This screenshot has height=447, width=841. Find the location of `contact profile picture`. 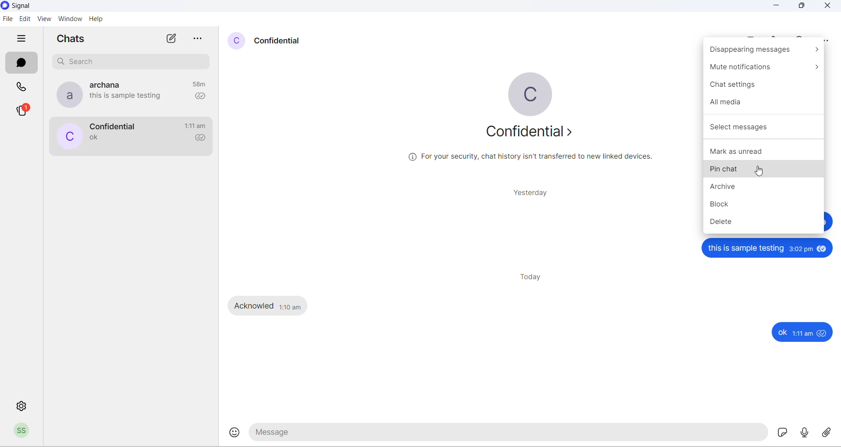

contact profile picture is located at coordinates (237, 40).